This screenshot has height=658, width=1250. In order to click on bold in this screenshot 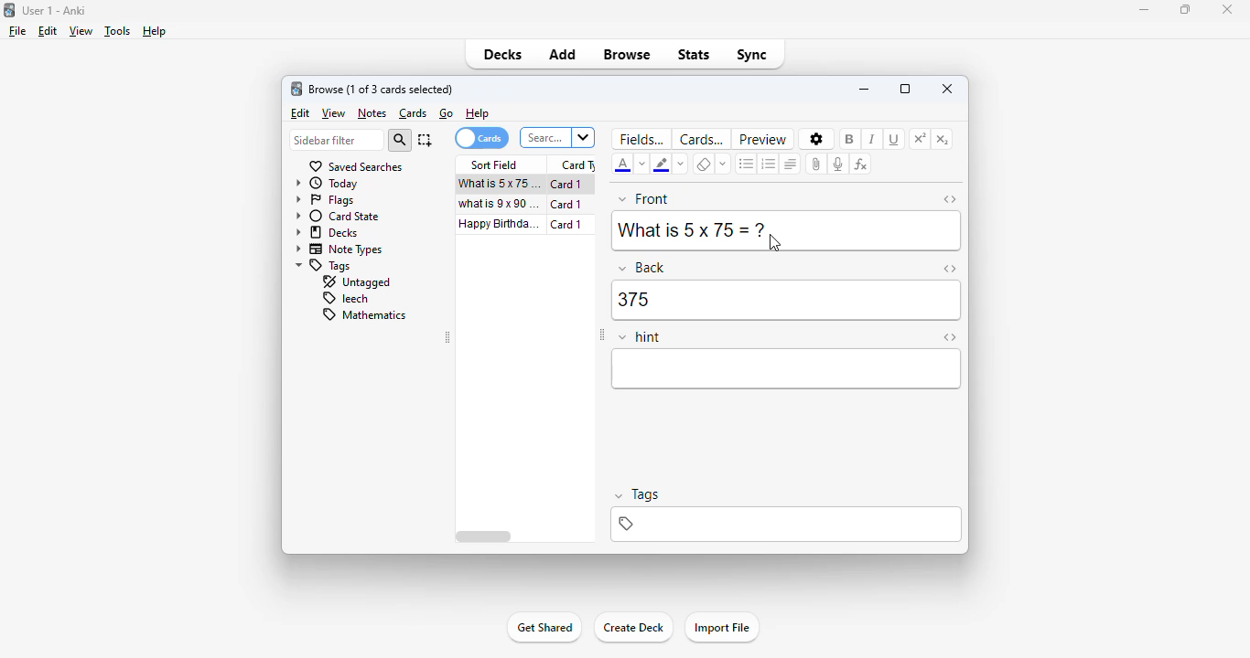, I will do `click(850, 139)`.